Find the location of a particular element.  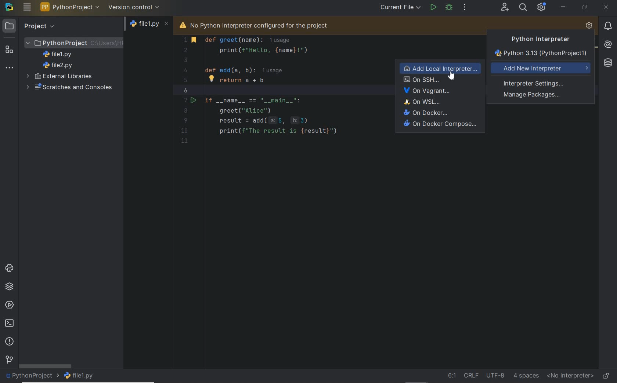

external libraries is located at coordinates (61, 76).